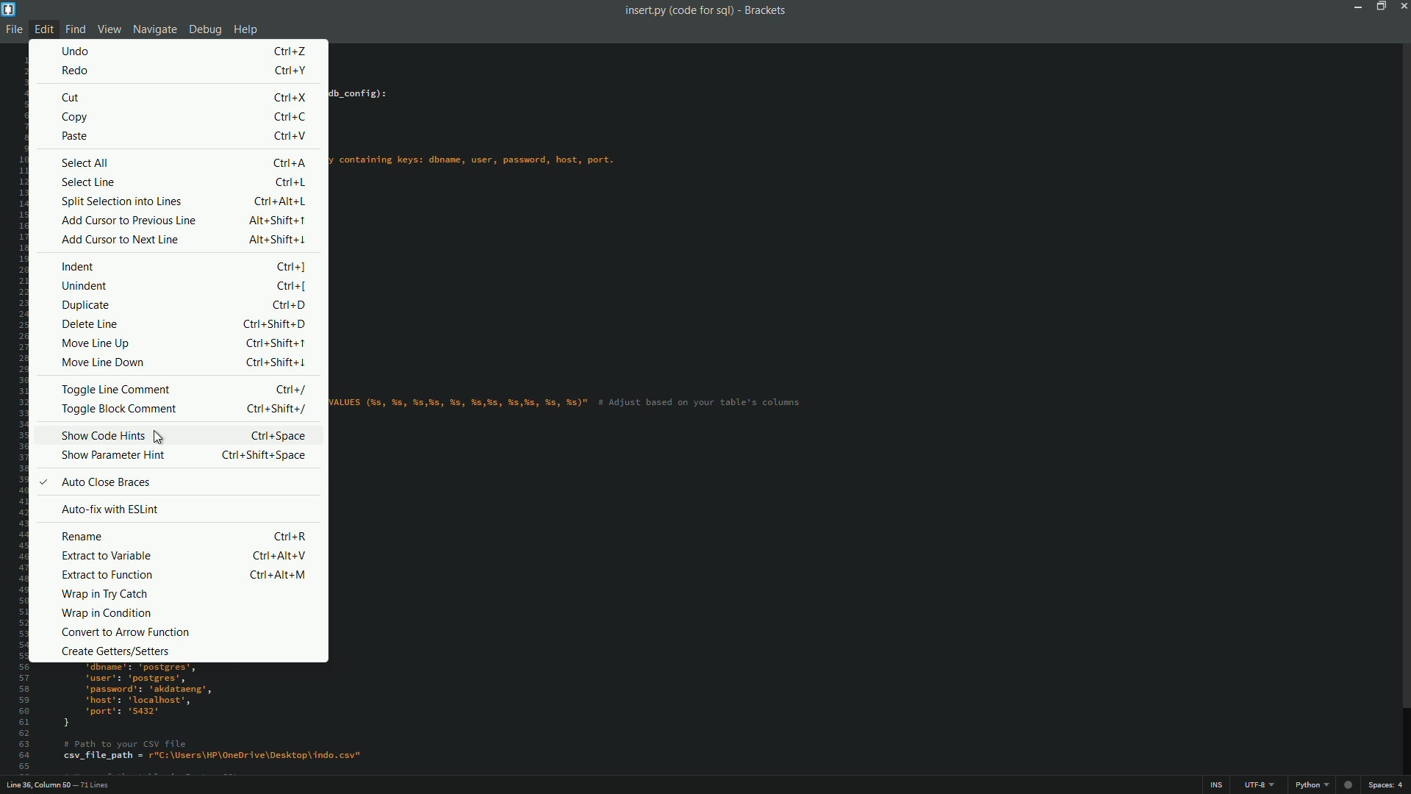 The image size is (1411, 794). I want to click on line numbers, so click(18, 413).